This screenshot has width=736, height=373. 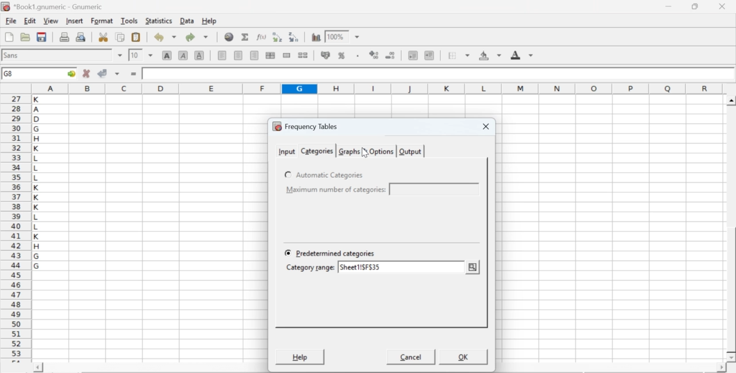 What do you see at coordinates (459, 55) in the screenshot?
I see `borders` at bounding box center [459, 55].